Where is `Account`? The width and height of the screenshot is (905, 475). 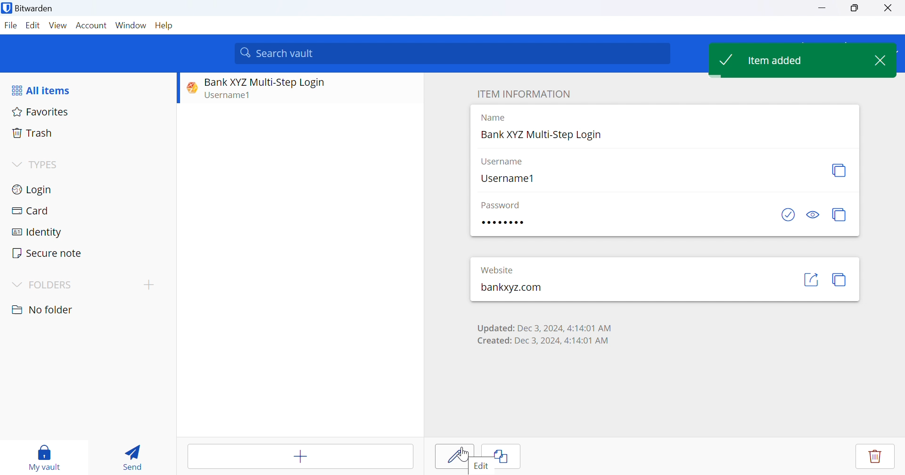
Account is located at coordinates (92, 26).